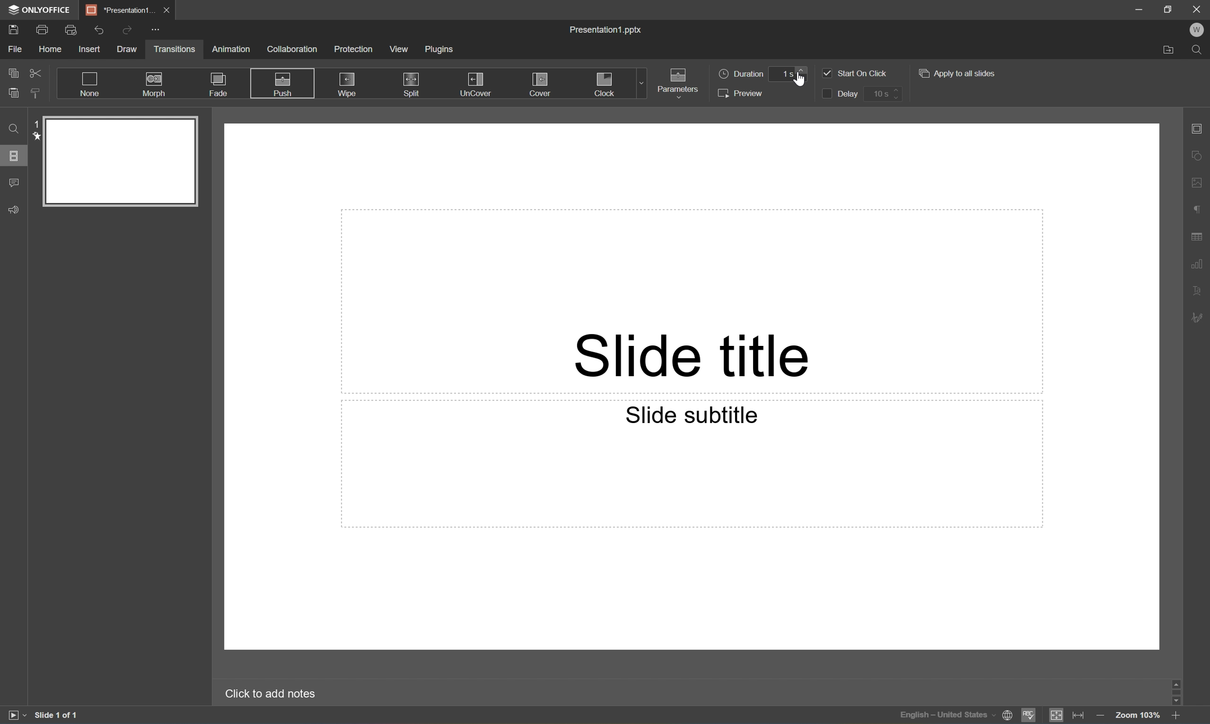 The image size is (1210, 724). I want to click on Text art settings, so click(1201, 292).